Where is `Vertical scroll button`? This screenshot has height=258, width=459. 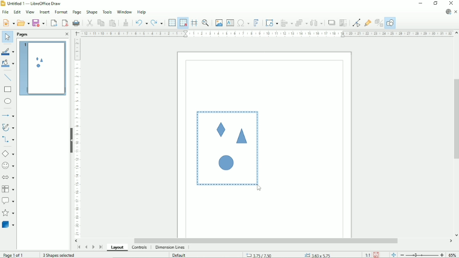
Vertical scroll button is located at coordinates (456, 34).